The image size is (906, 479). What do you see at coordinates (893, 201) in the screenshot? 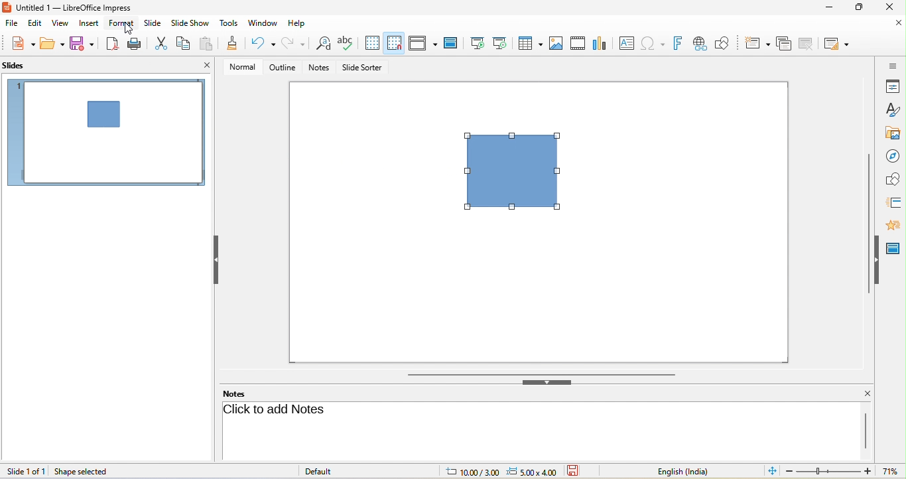
I see `slide transition` at bounding box center [893, 201].